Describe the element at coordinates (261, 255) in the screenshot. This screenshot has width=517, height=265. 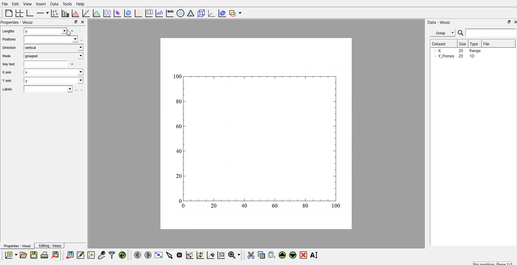
I see `copy the widget` at that location.